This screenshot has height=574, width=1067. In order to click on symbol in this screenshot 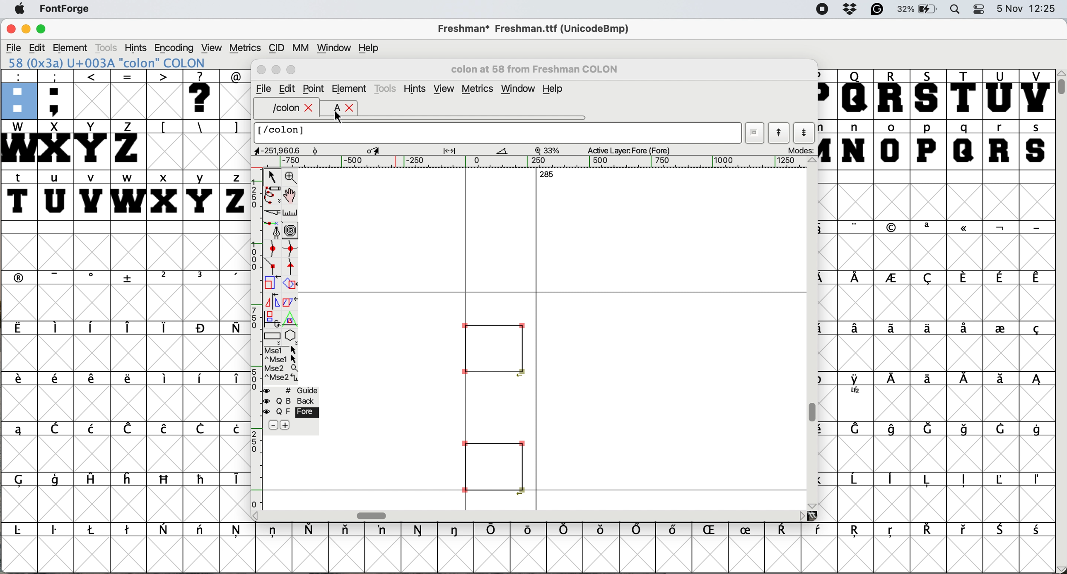, I will do `click(893, 327)`.